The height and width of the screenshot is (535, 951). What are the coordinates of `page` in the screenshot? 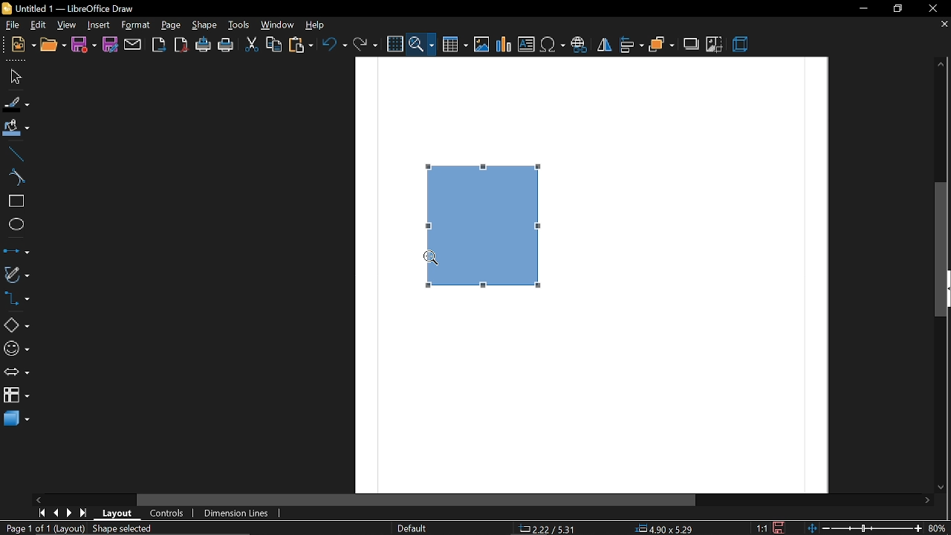 It's located at (172, 25).